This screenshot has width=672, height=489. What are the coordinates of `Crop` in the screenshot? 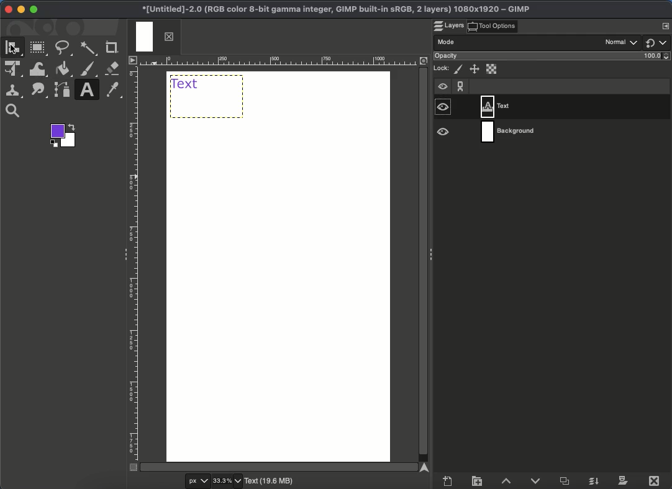 It's located at (112, 47).